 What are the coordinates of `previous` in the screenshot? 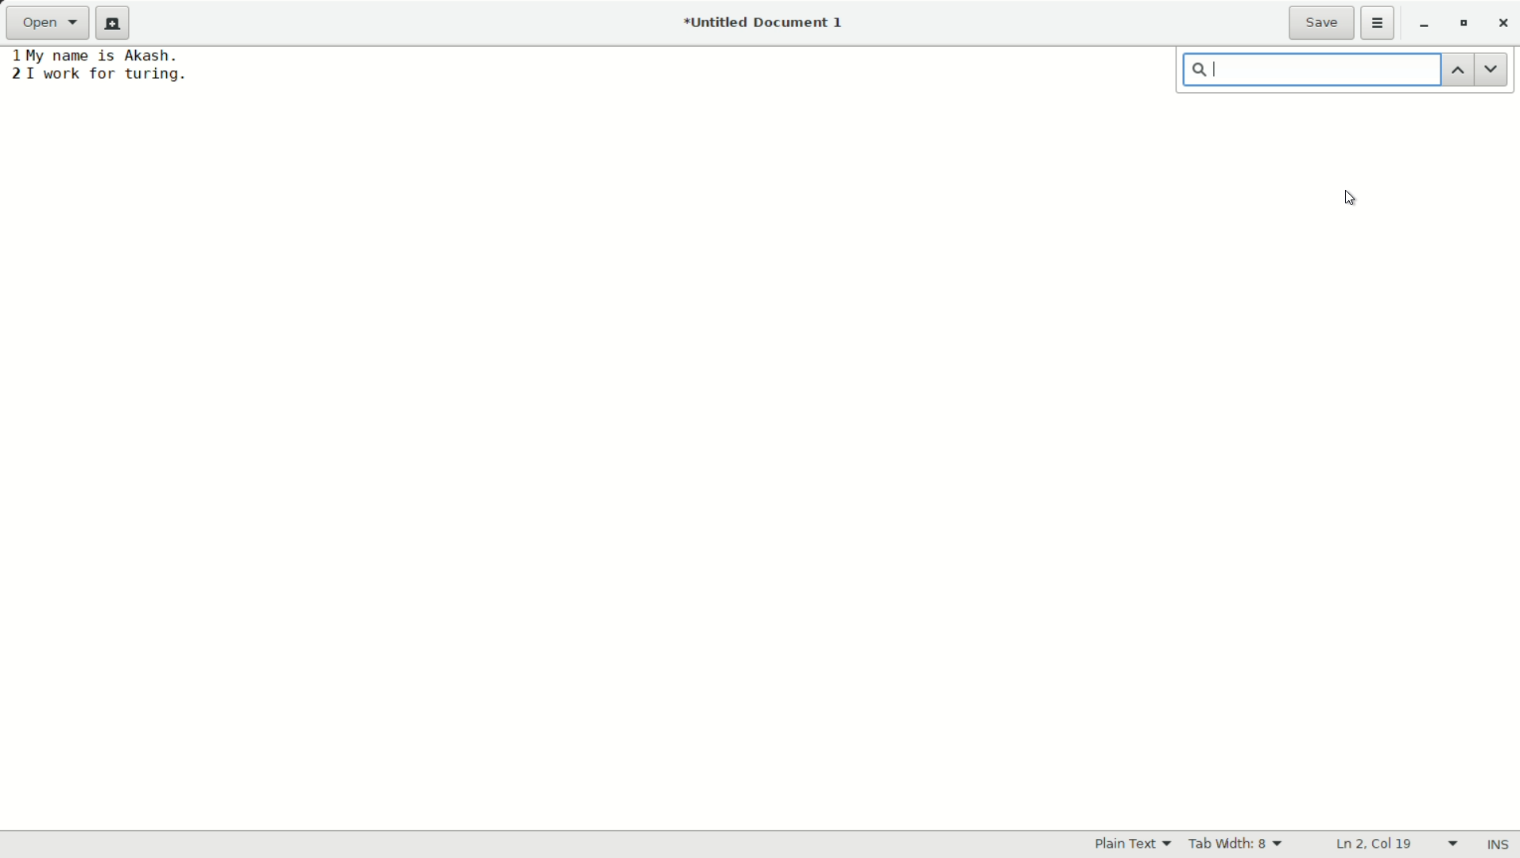 It's located at (1458, 69).